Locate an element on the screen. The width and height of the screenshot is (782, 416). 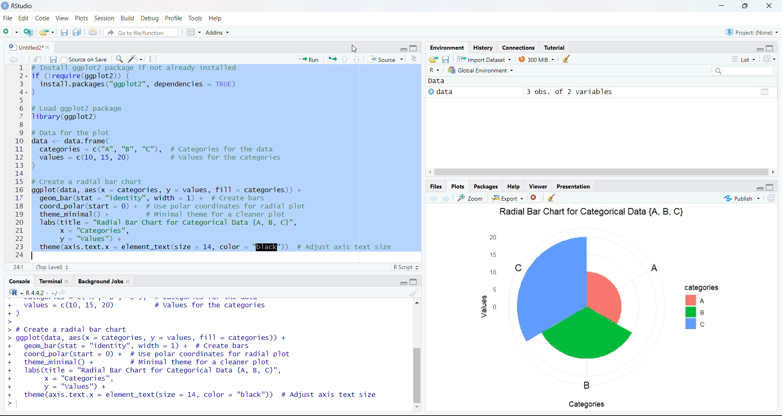
maximize is located at coordinates (742, 5).